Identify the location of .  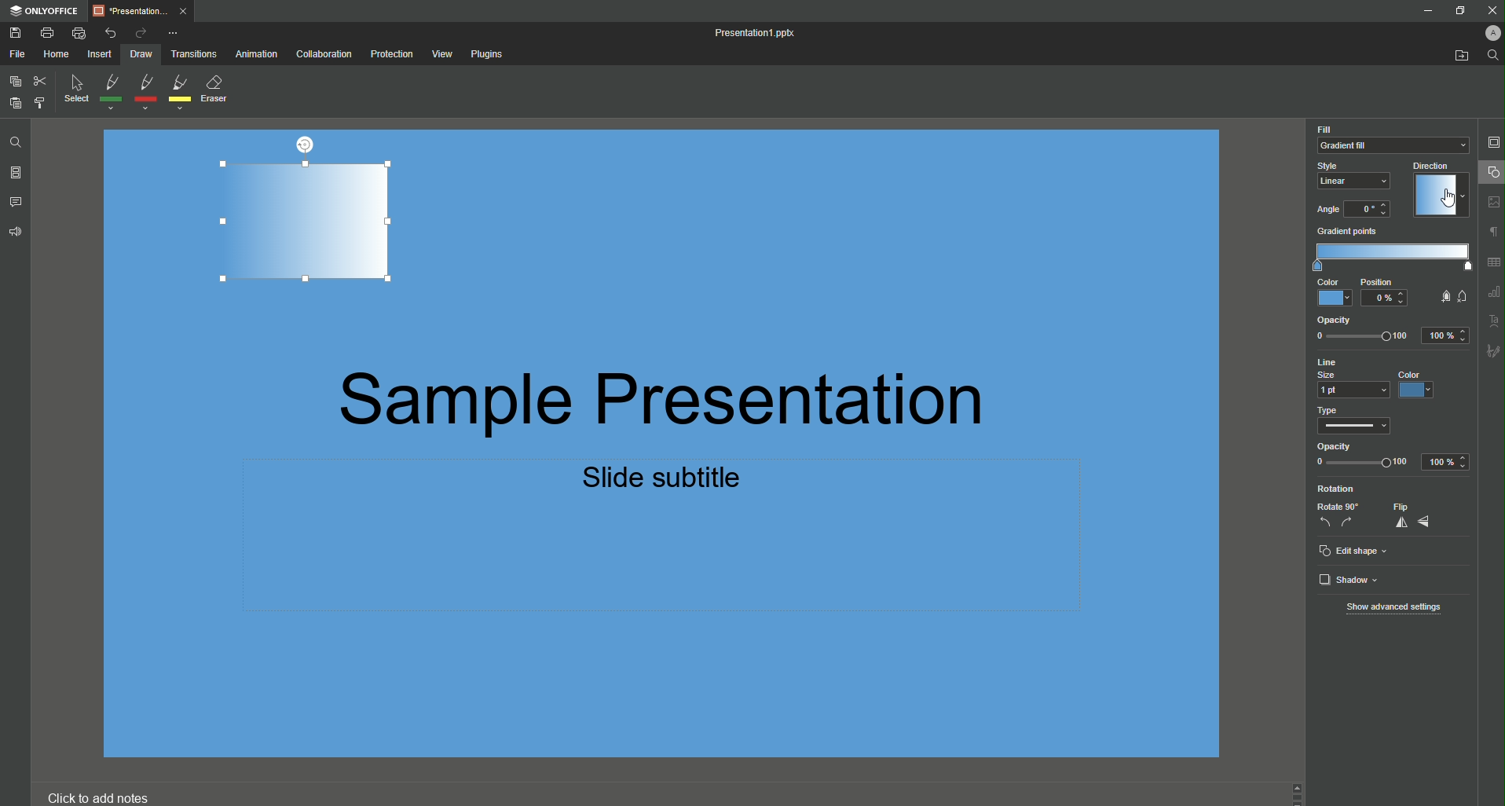
(1329, 292).